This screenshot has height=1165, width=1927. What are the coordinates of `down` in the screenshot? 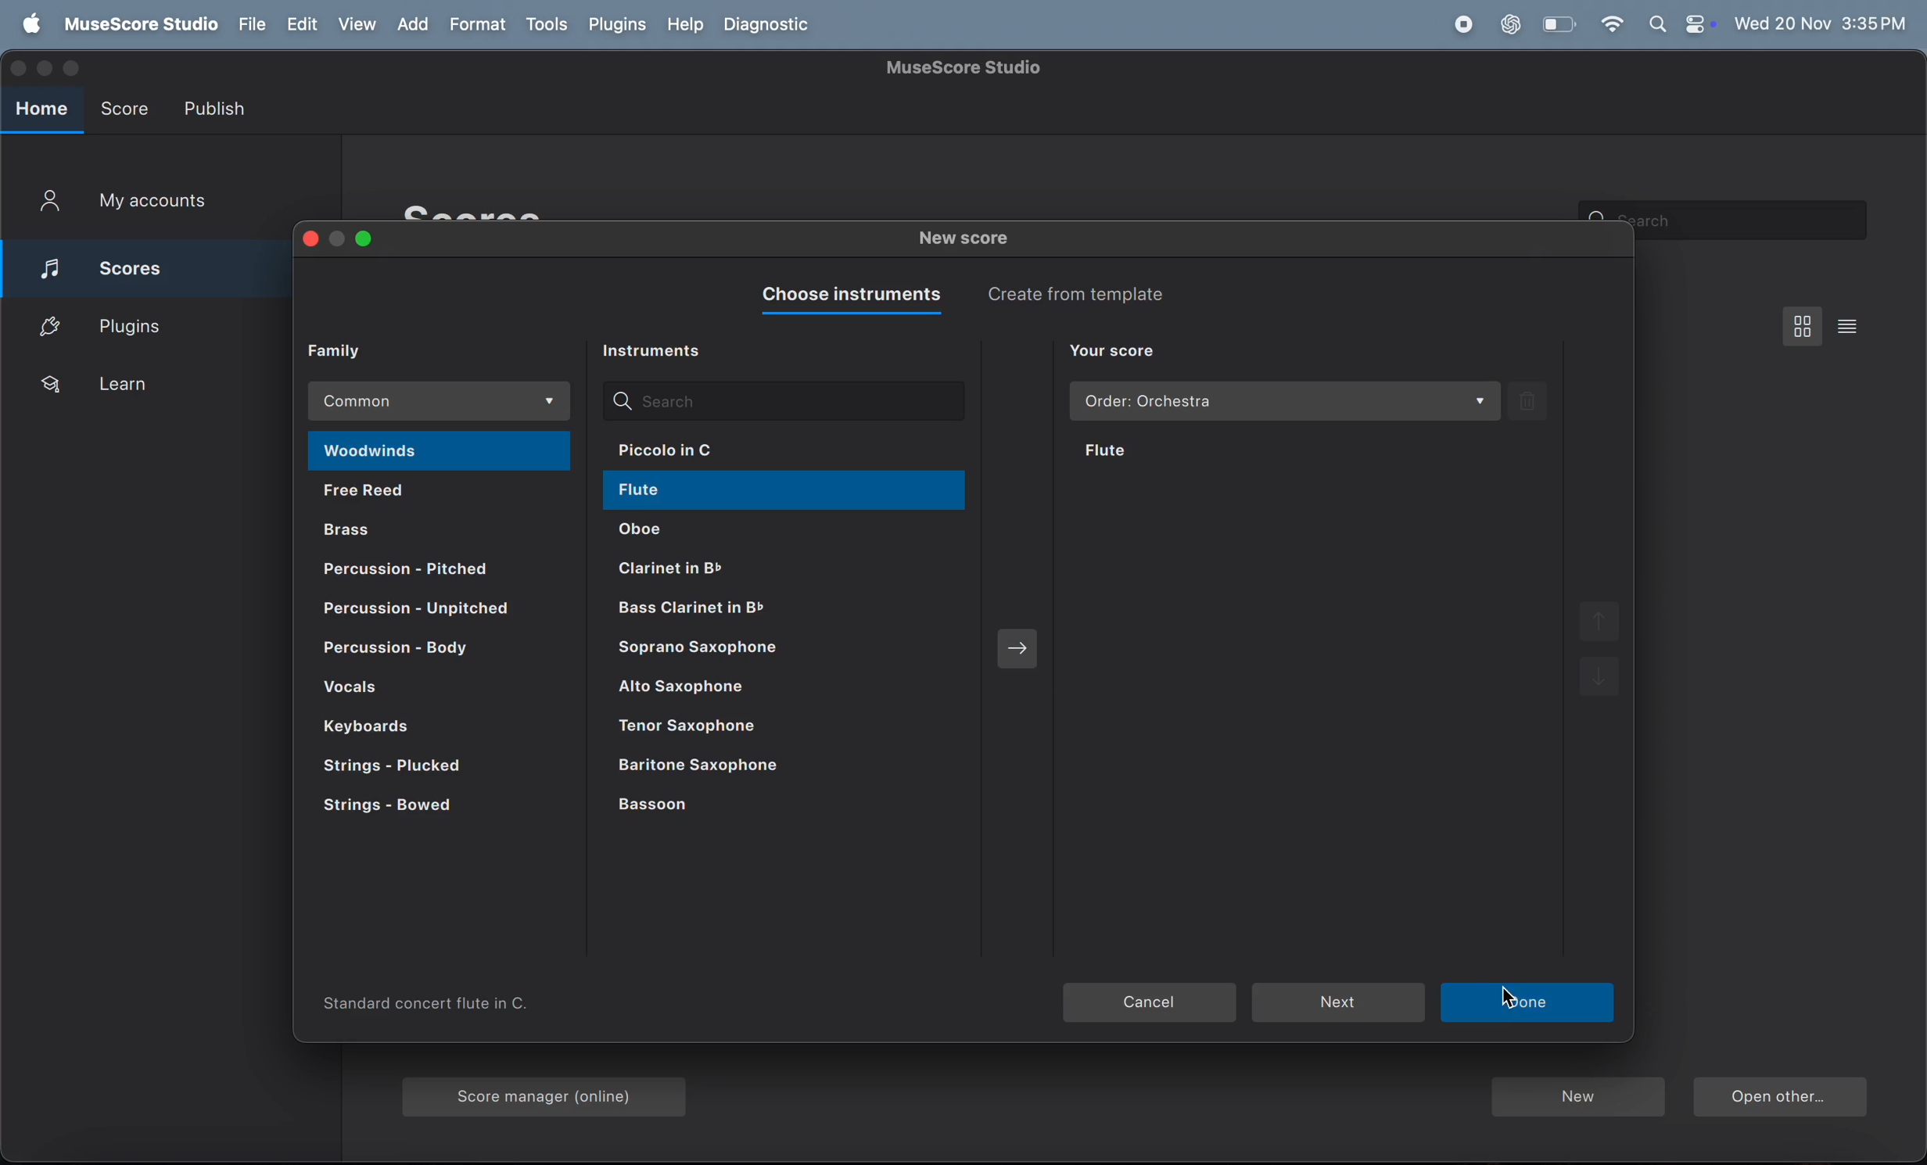 It's located at (1602, 683).